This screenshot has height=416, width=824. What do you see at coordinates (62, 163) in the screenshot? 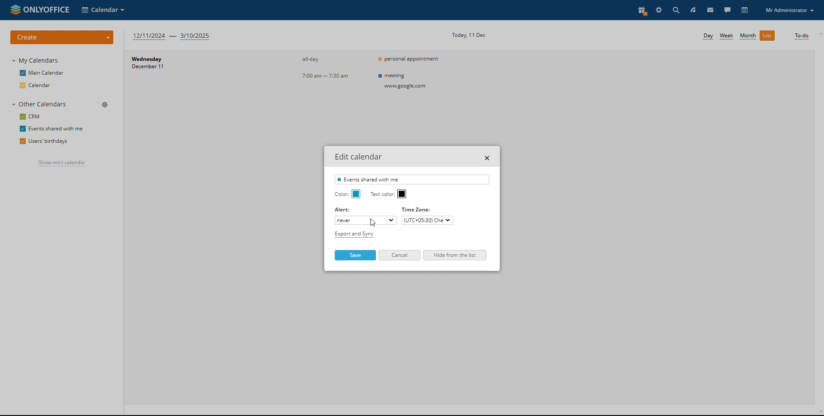
I see `show mini calendar` at bounding box center [62, 163].